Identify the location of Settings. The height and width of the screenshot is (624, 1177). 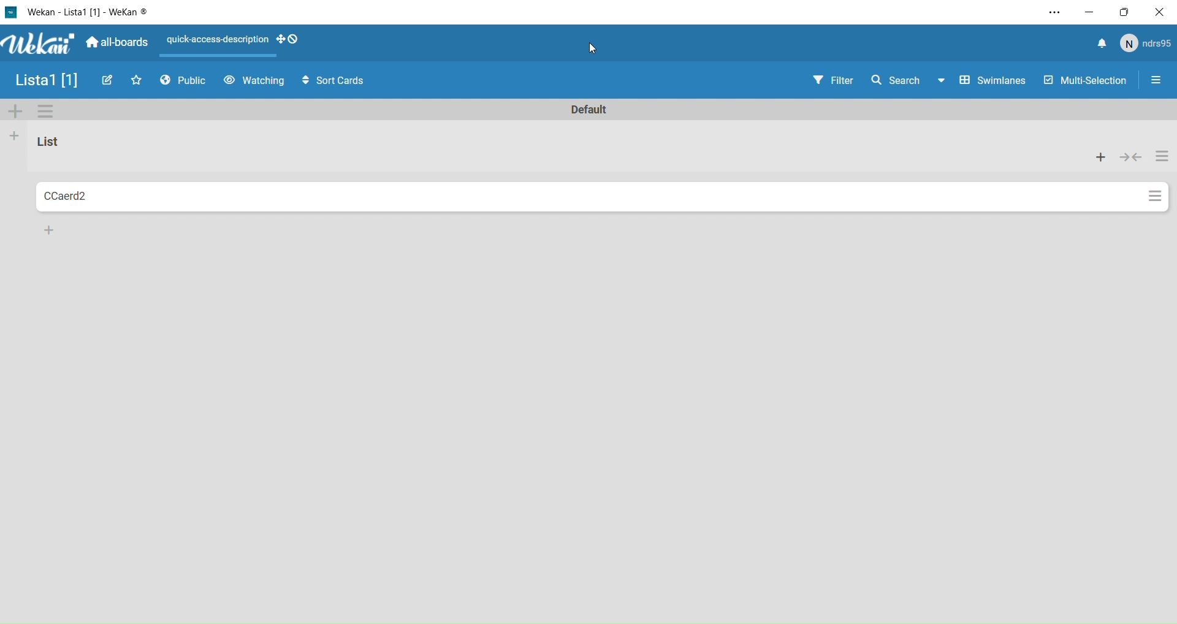
(1163, 158).